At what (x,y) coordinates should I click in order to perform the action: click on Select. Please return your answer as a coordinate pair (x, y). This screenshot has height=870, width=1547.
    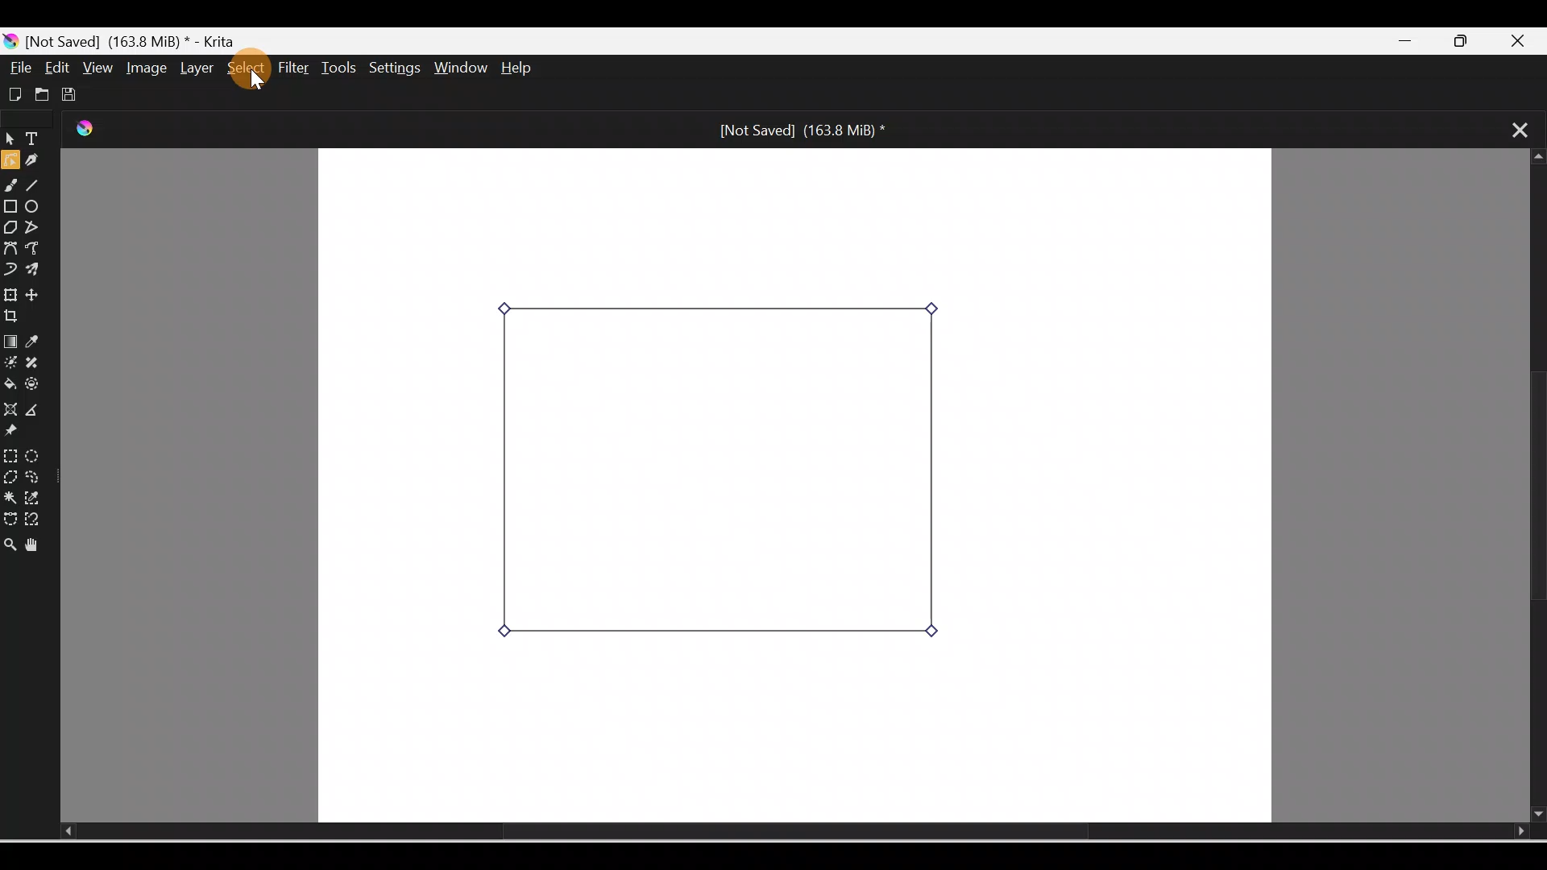
    Looking at the image, I should click on (242, 67).